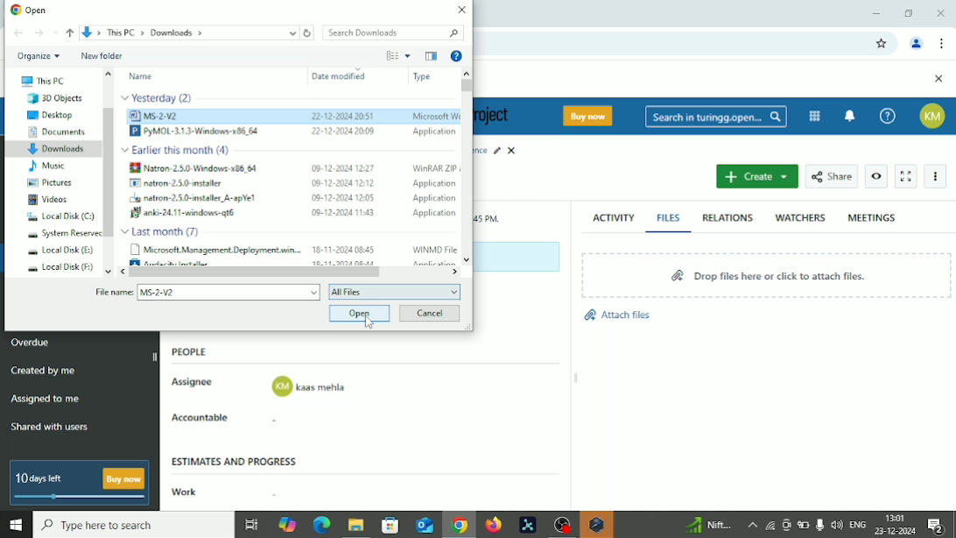 This screenshot has width=956, height=538. What do you see at coordinates (941, 526) in the screenshot?
I see `Notifications` at bounding box center [941, 526].